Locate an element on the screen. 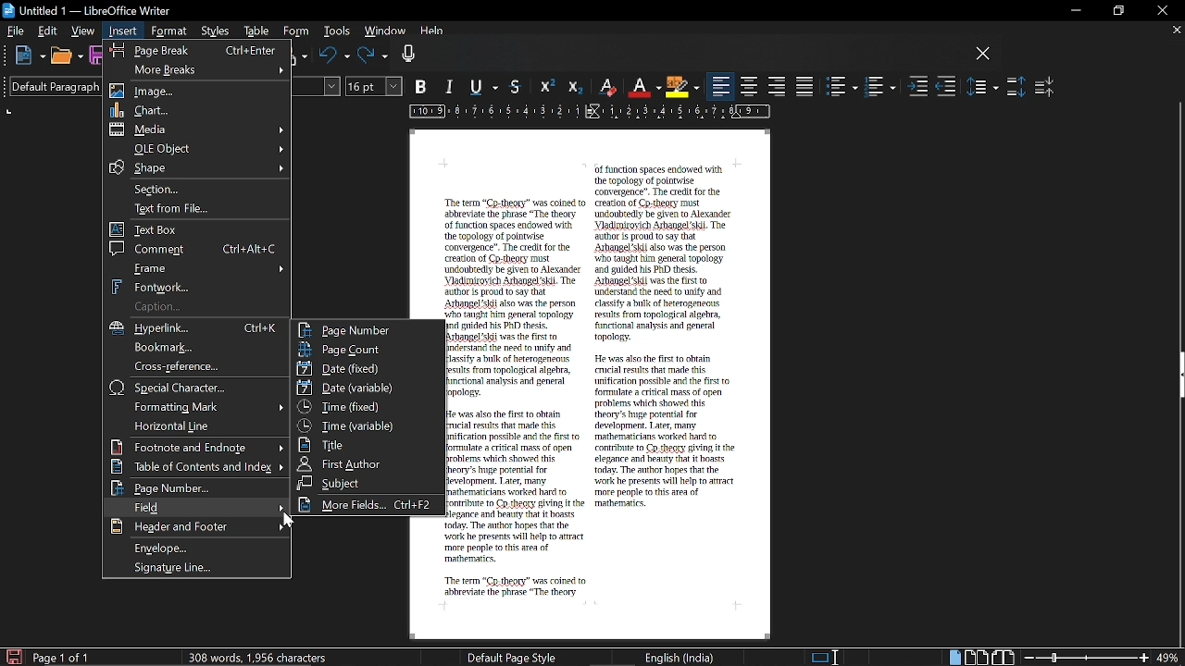  Time fixed is located at coordinates (366, 406).